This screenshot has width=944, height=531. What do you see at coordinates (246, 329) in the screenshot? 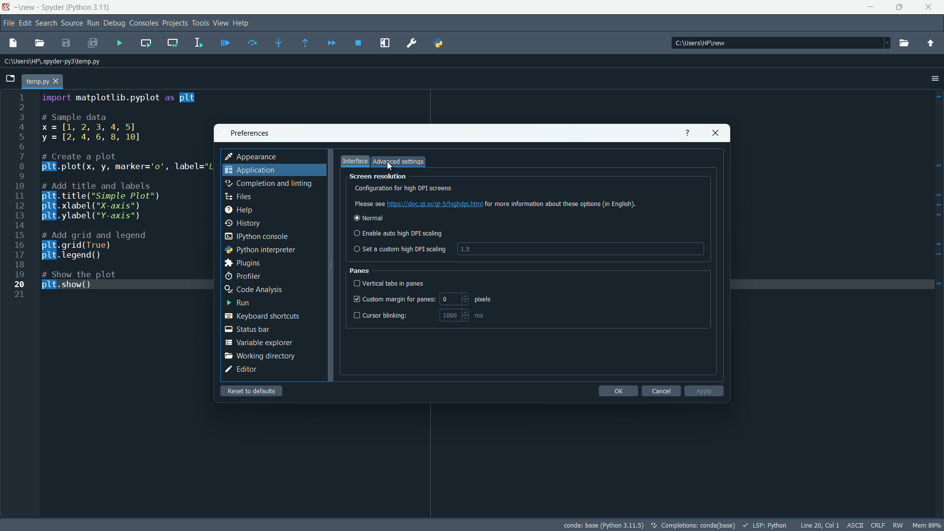
I see `status bar` at bounding box center [246, 329].